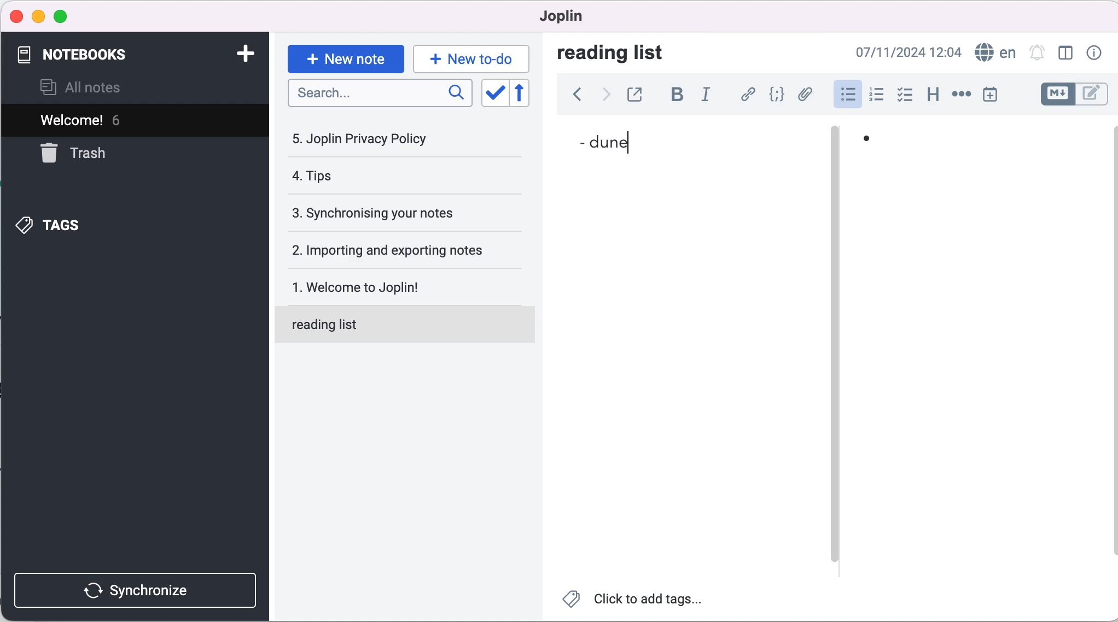 This screenshot has width=1118, height=622. What do you see at coordinates (38, 16) in the screenshot?
I see `minimize` at bounding box center [38, 16].